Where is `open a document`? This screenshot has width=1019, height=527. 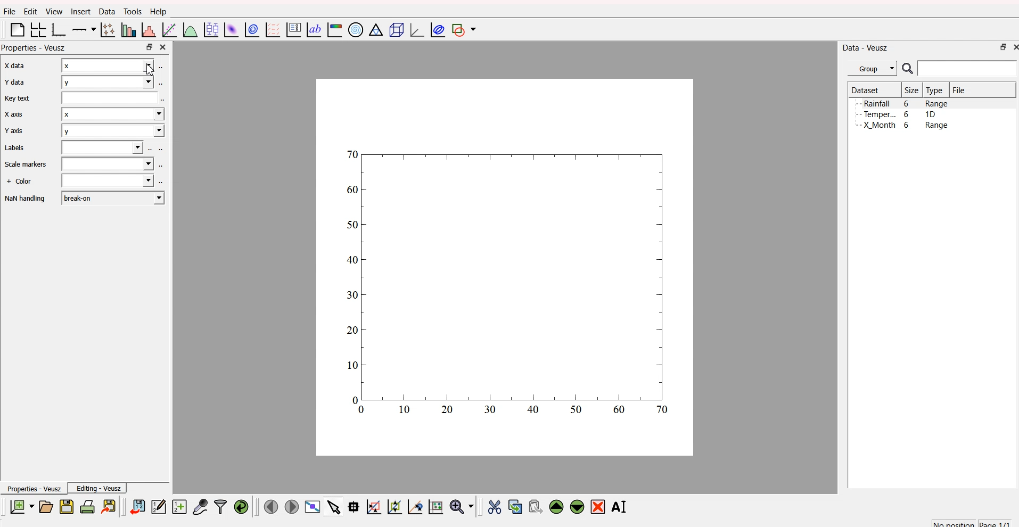 open a document is located at coordinates (45, 506).